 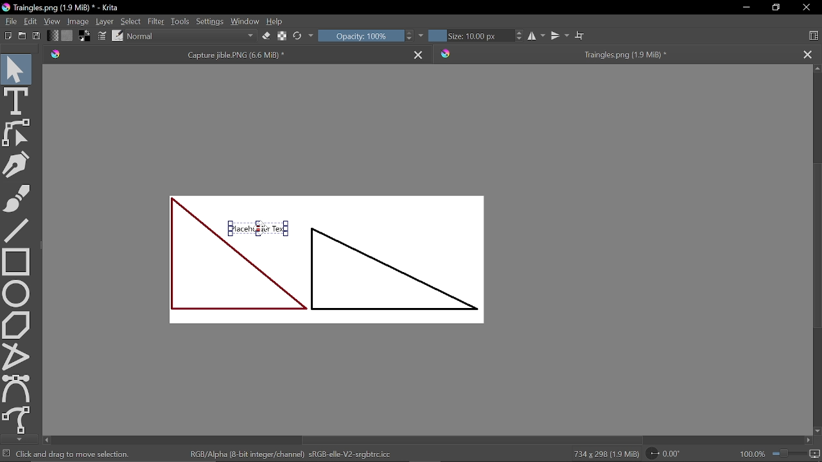 I want to click on Vertical scrollbar, so click(x=817, y=250).